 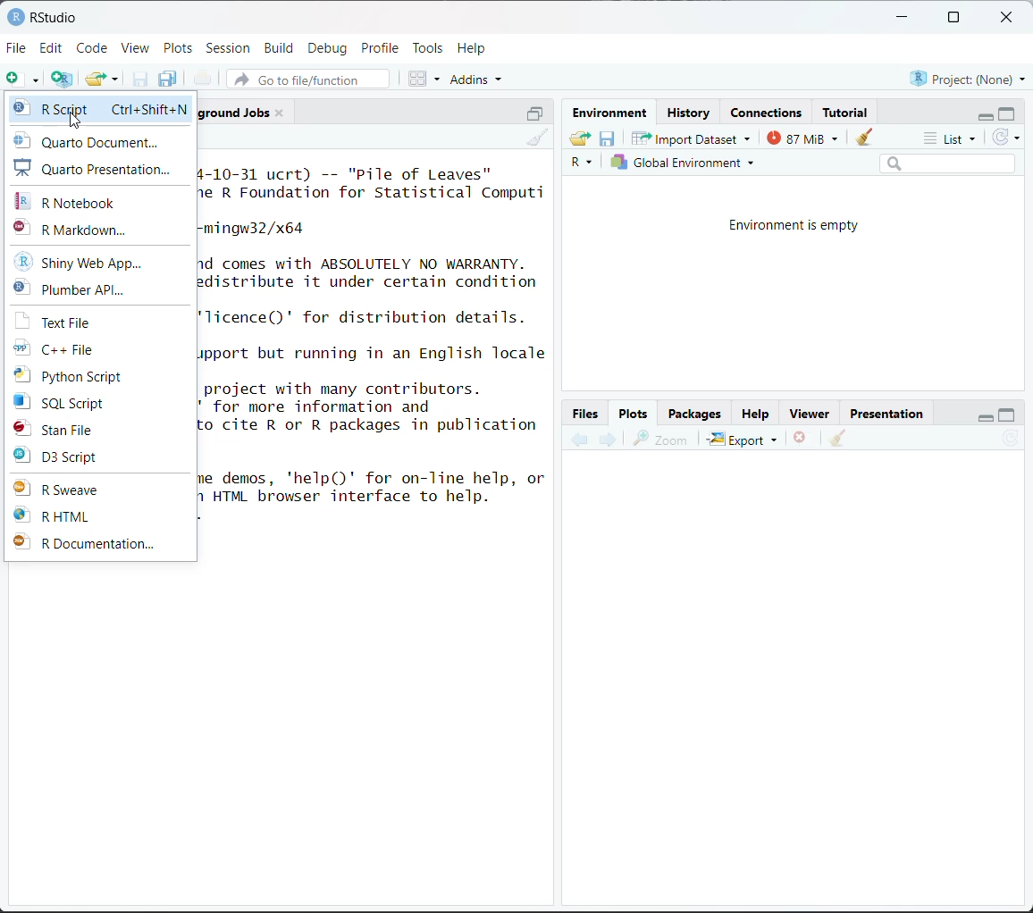 I want to click on minimize, so click(x=982, y=415).